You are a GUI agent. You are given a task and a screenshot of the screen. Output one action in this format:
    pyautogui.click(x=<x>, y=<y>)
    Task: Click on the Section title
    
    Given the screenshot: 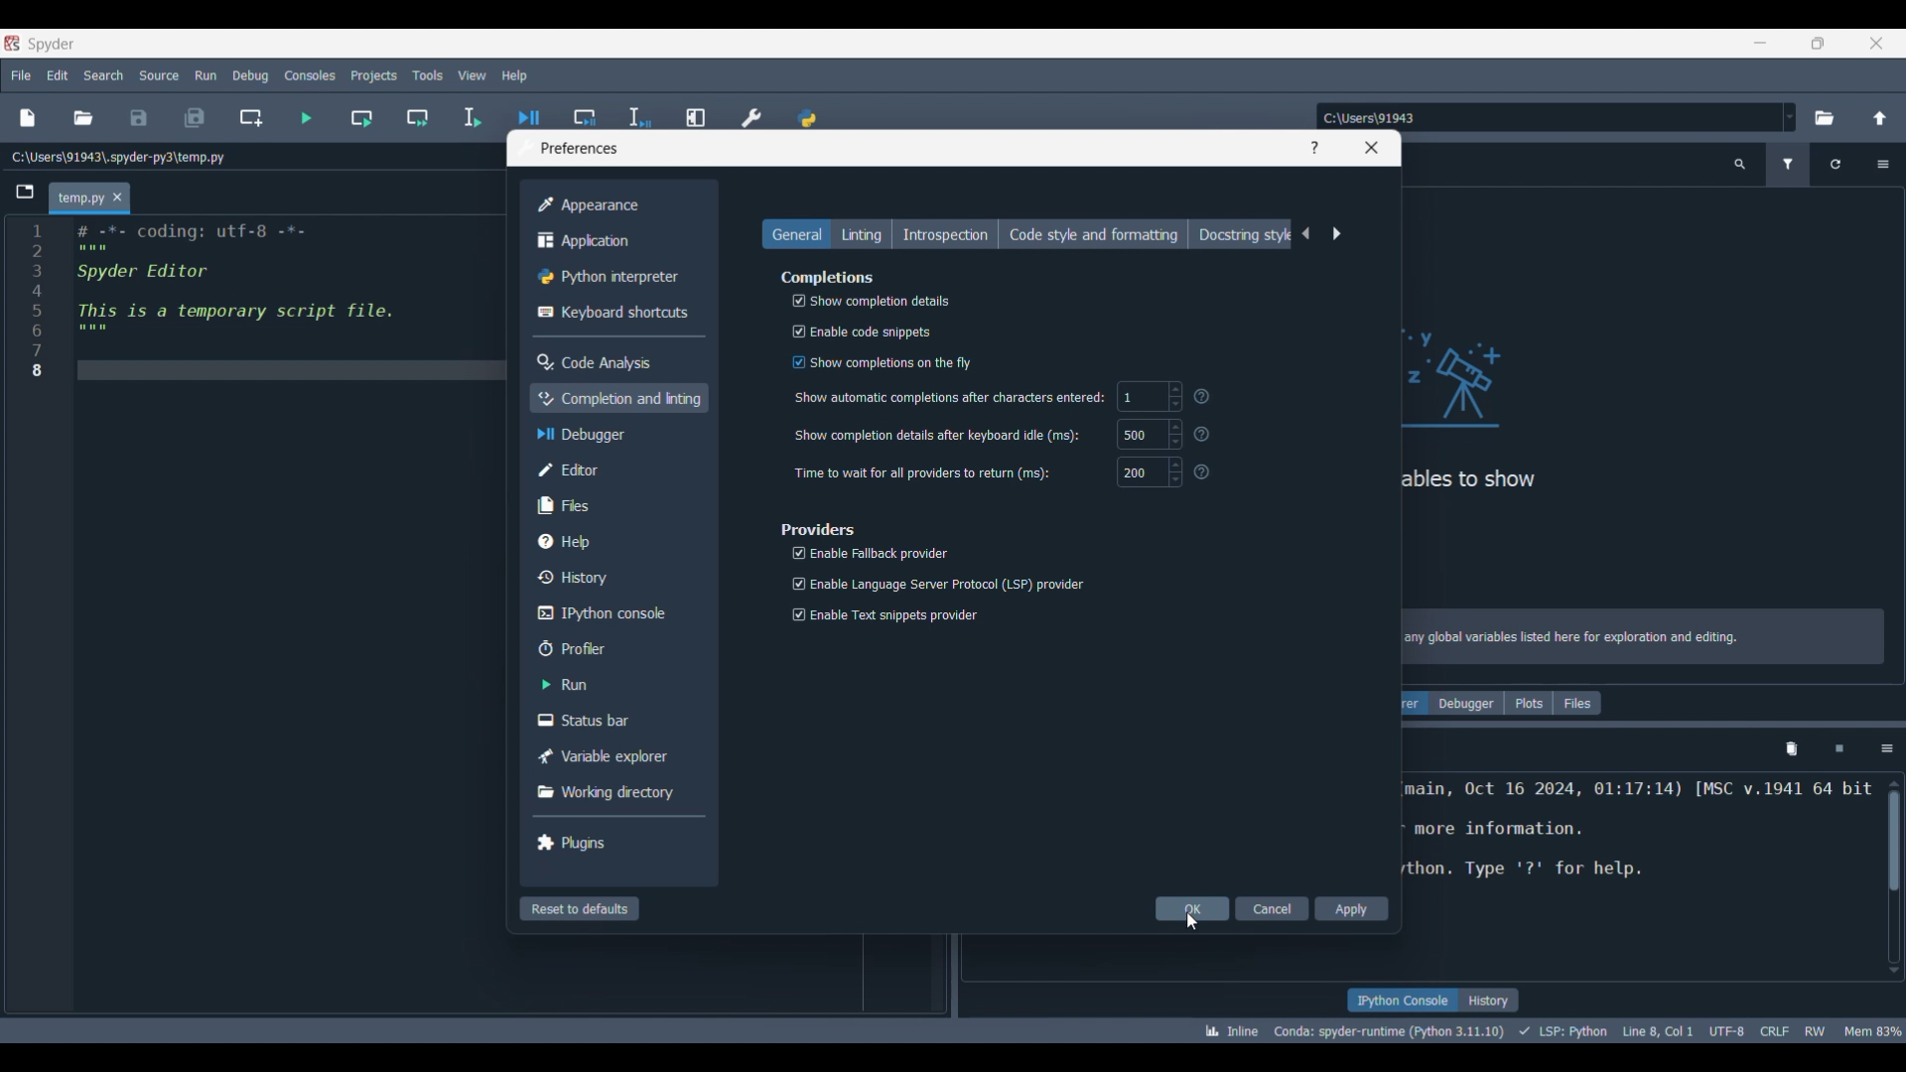 What is the action you would take?
    pyautogui.click(x=819, y=529)
    